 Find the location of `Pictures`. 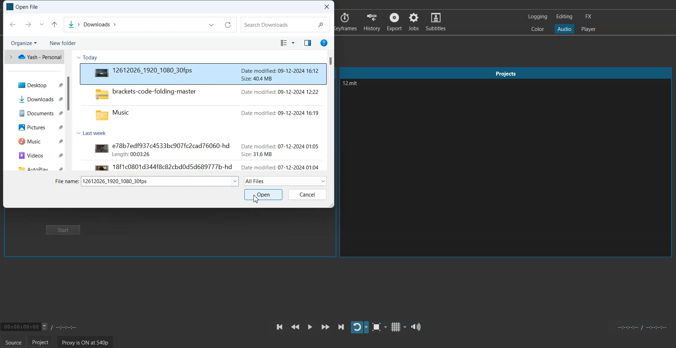

Pictures is located at coordinates (34, 127).